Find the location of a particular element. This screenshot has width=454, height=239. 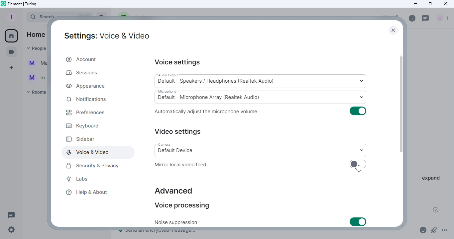

Close is located at coordinates (445, 4).